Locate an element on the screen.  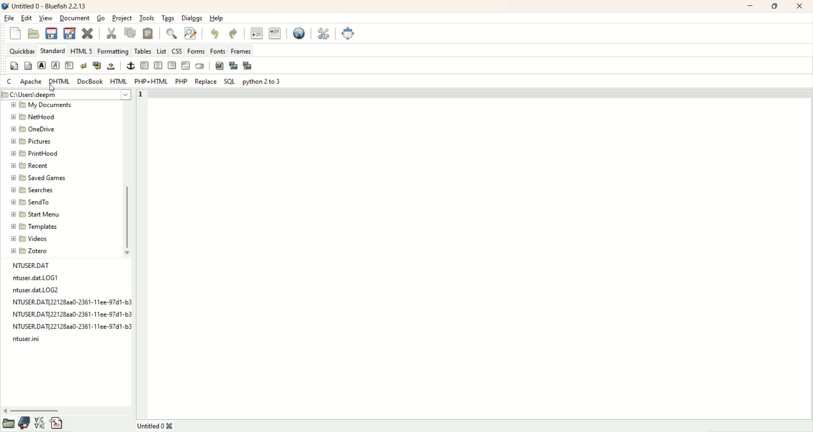
right justify is located at coordinates (171, 65).